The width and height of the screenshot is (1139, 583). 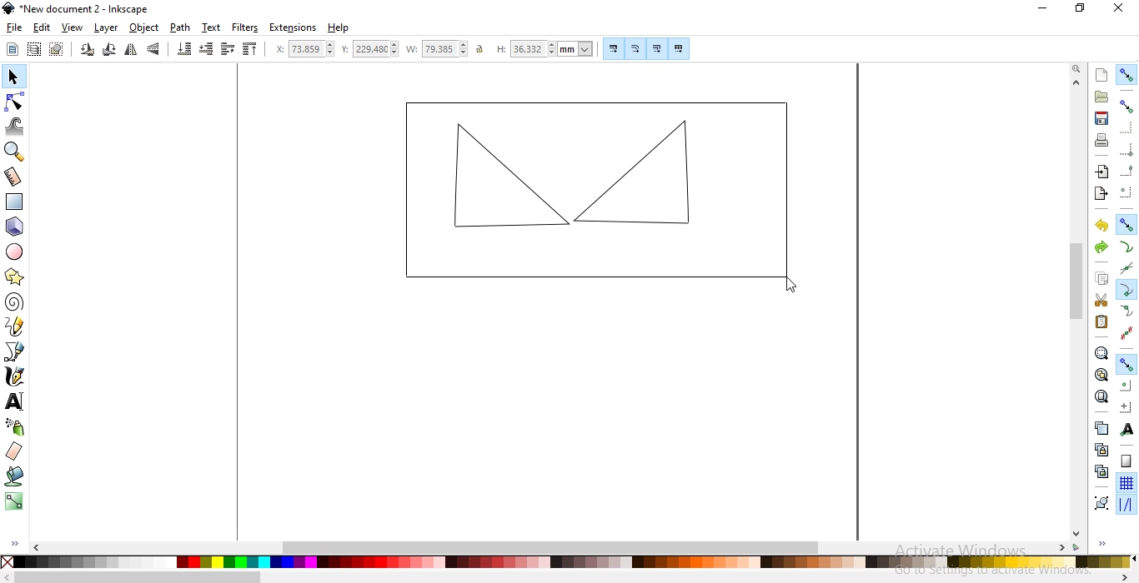 What do you see at coordinates (1101, 427) in the screenshot?
I see `duplicate selected objects` at bounding box center [1101, 427].